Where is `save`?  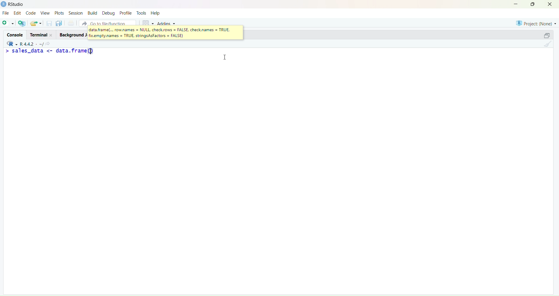
save is located at coordinates (49, 25).